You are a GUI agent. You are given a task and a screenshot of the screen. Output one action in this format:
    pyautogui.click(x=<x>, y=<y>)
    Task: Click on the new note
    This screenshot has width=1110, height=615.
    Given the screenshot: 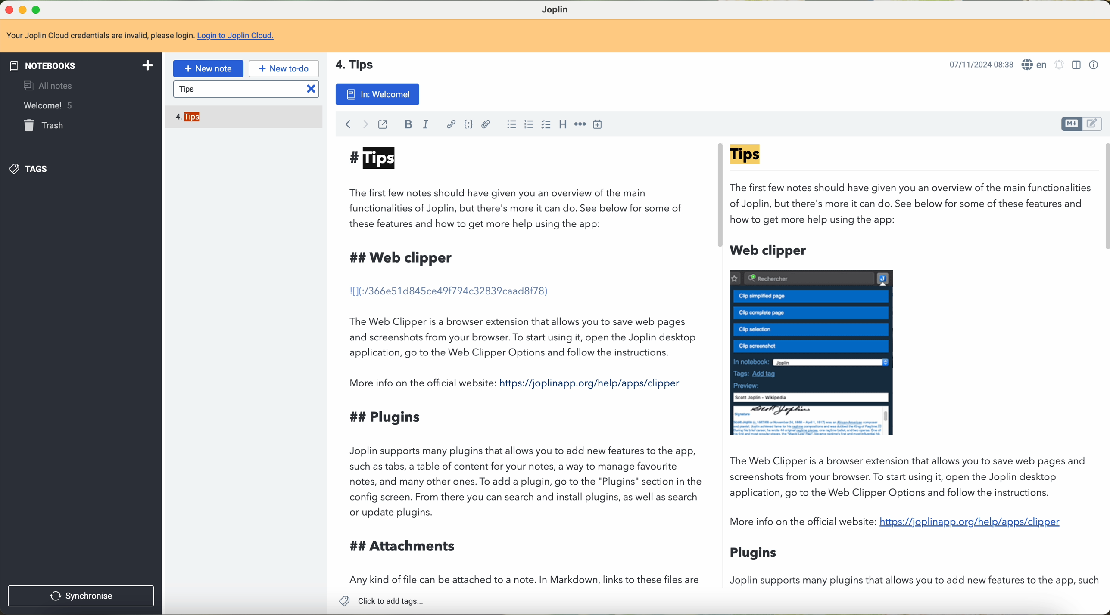 What is the action you would take?
    pyautogui.click(x=209, y=68)
    